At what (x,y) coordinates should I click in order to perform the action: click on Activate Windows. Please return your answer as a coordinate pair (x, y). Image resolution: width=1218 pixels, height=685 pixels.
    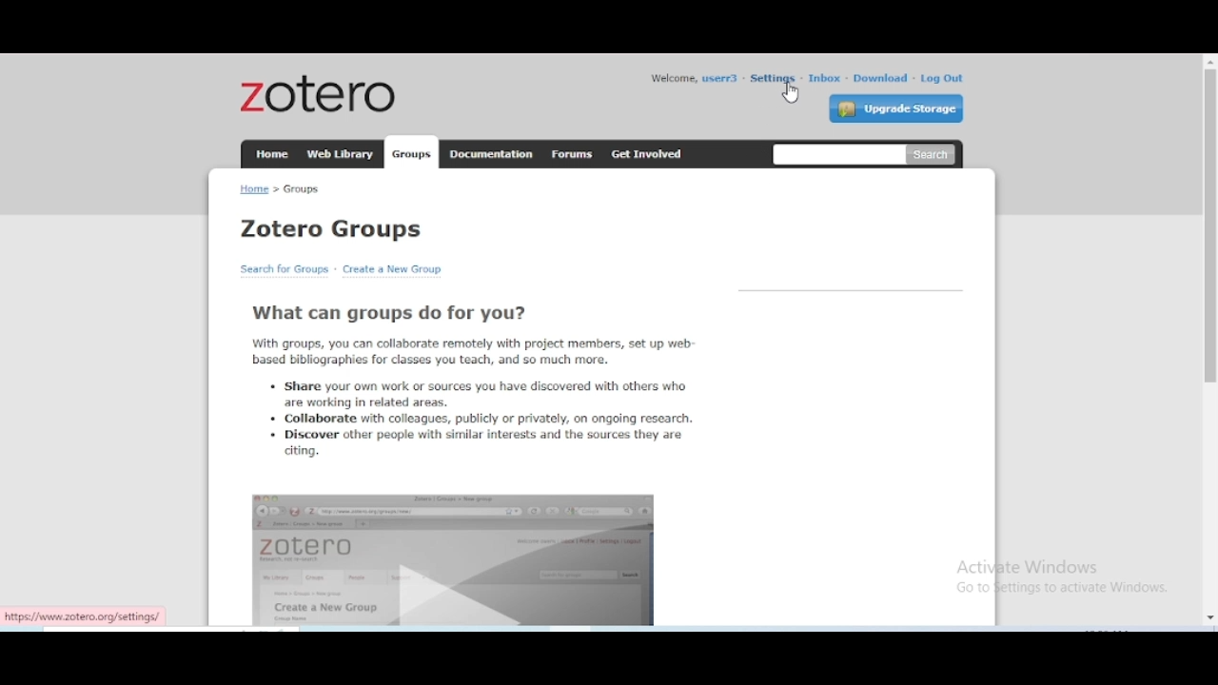
    Looking at the image, I should click on (1034, 567).